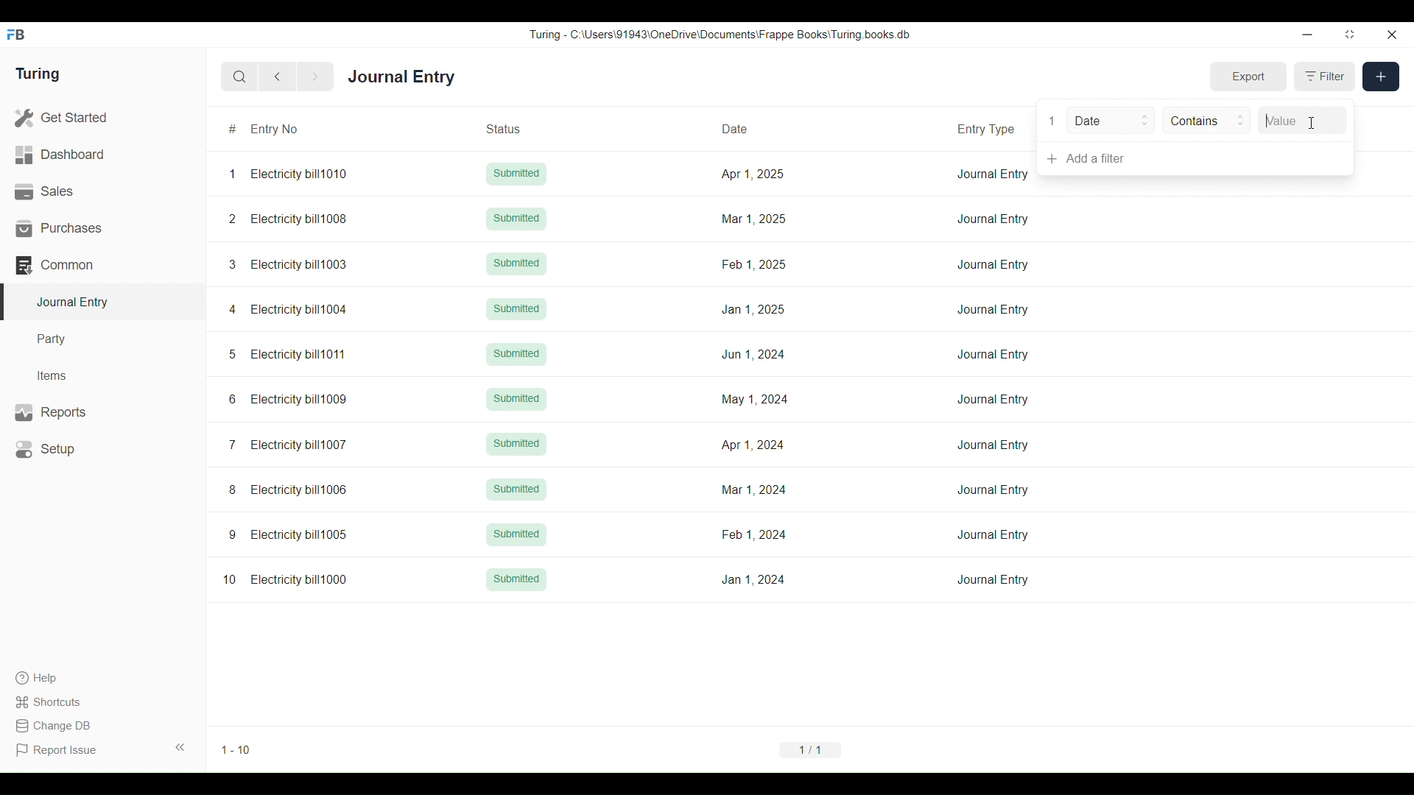  Describe the element at coordinates (516, 309) in the screenshot. I see `Submitted` at that location.